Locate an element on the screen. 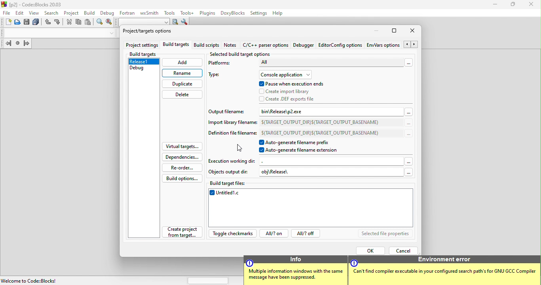 Image resolution: width=541 pixels, height=285 pixels. build targets is located at coordinates (144, 54).